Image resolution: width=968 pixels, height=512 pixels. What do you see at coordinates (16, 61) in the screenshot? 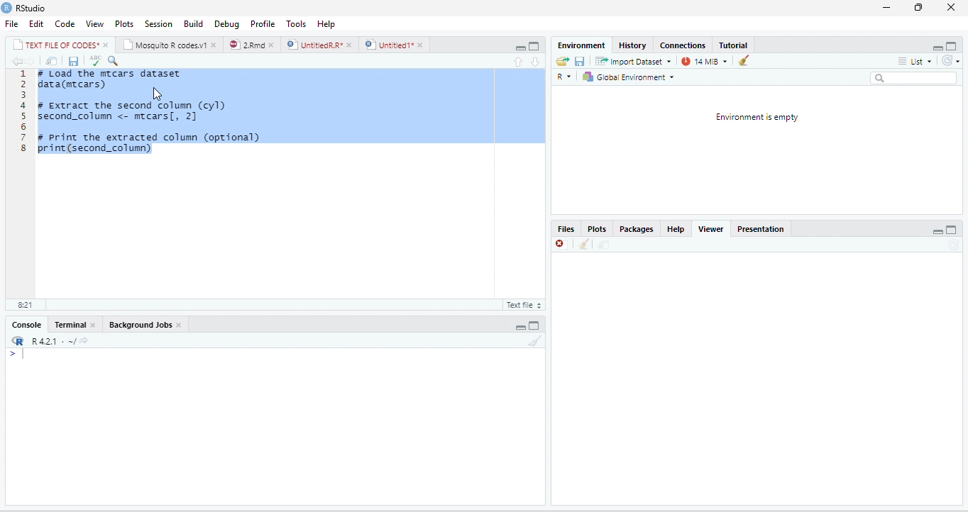
I see `previous ` at bounding box center [16, 61].